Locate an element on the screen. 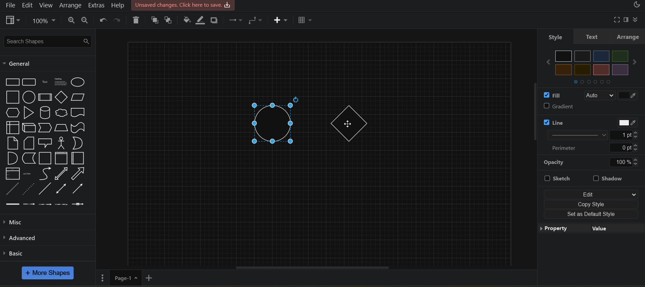  And is located at coordinates (12, 159).